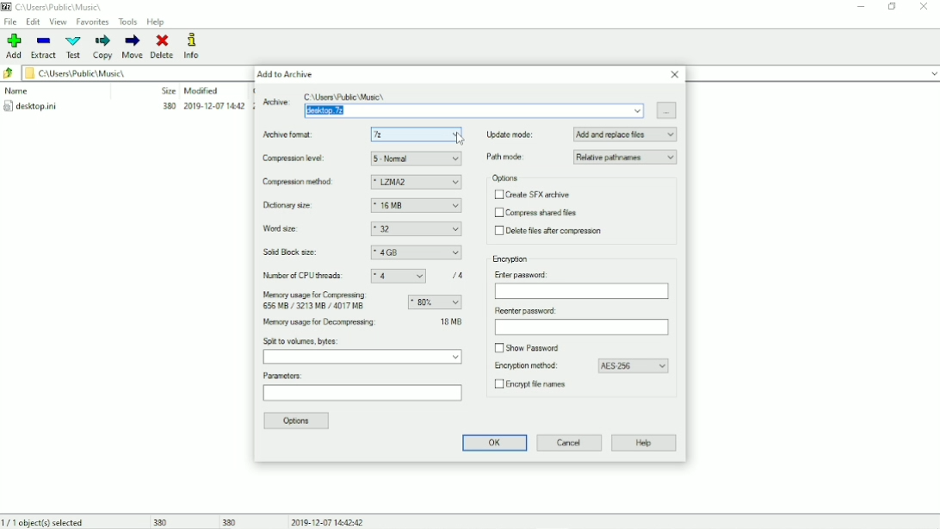 The image size is (940, 529). Describe the element at coordinates (460, 139) in the screenshot. I see `cursor` at that location.